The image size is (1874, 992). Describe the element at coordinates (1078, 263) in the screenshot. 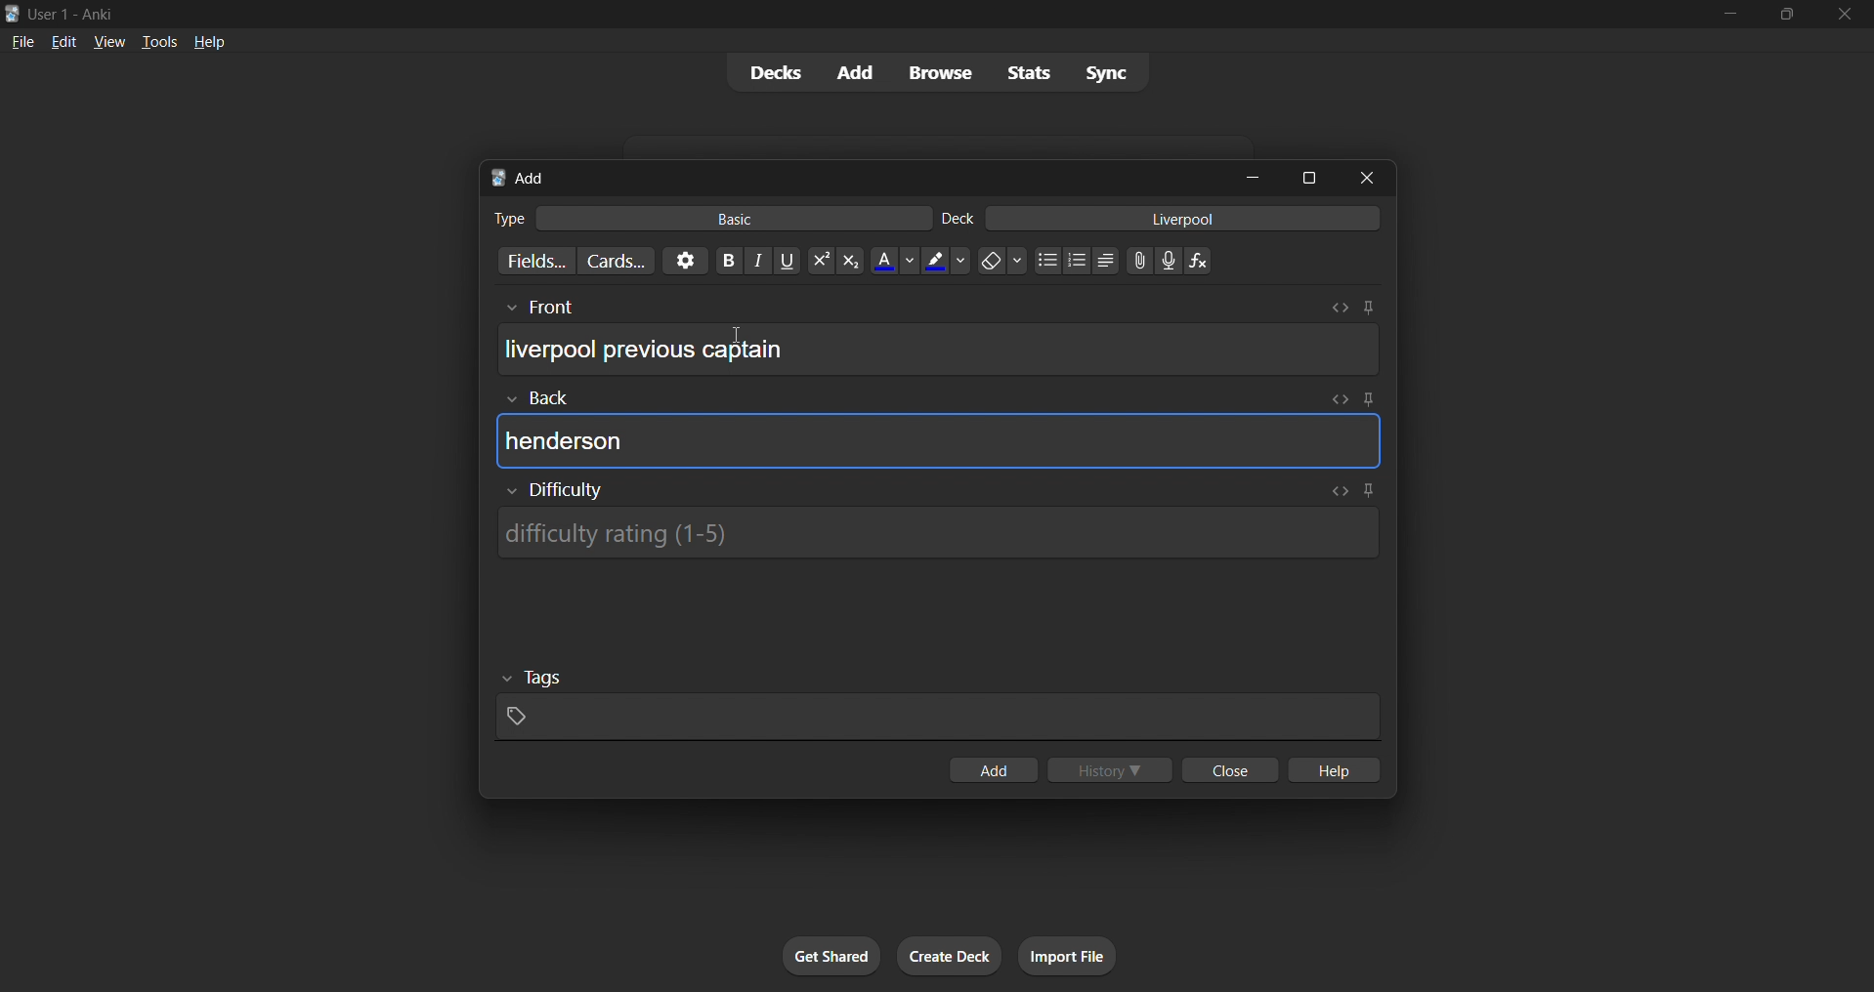

I see `numbered list` at that location.